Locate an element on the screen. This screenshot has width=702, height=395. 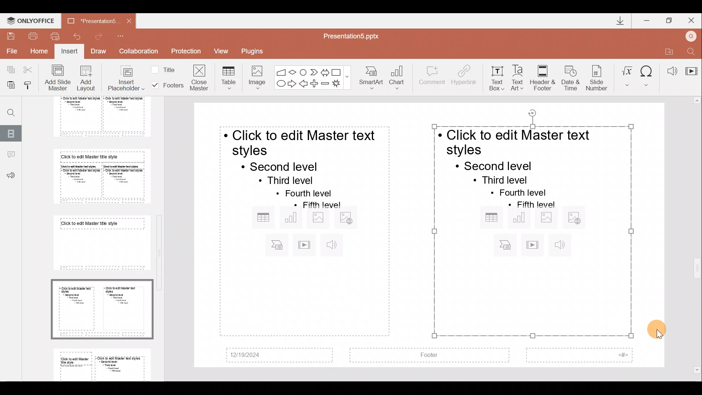
SmartArt is located at coordinates (373, 78).